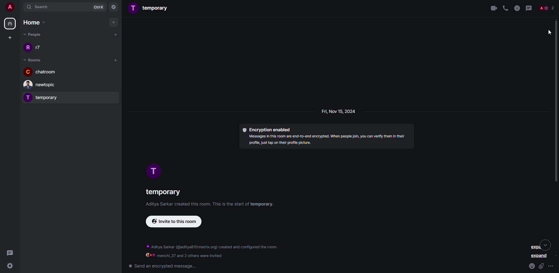 Image resolution: width=559 pixels, height=273 pixels. I want to click on emoji, so click(532, 265).